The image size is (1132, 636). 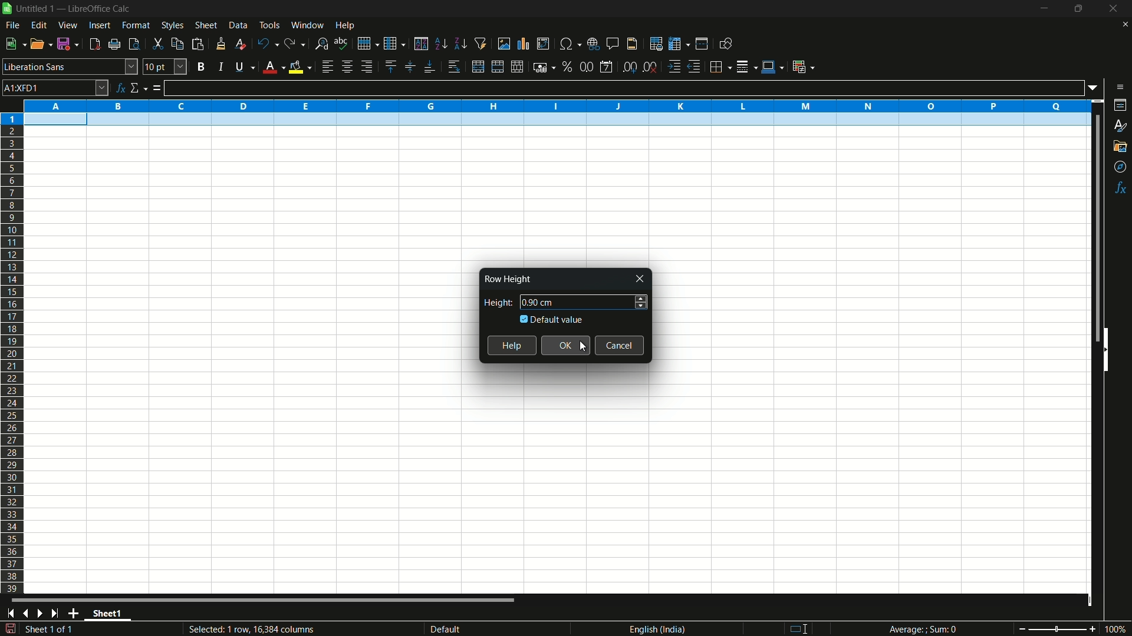 I want to click on | Untitled 1 — LibreOffice Calc, so click(x=71, y=8).